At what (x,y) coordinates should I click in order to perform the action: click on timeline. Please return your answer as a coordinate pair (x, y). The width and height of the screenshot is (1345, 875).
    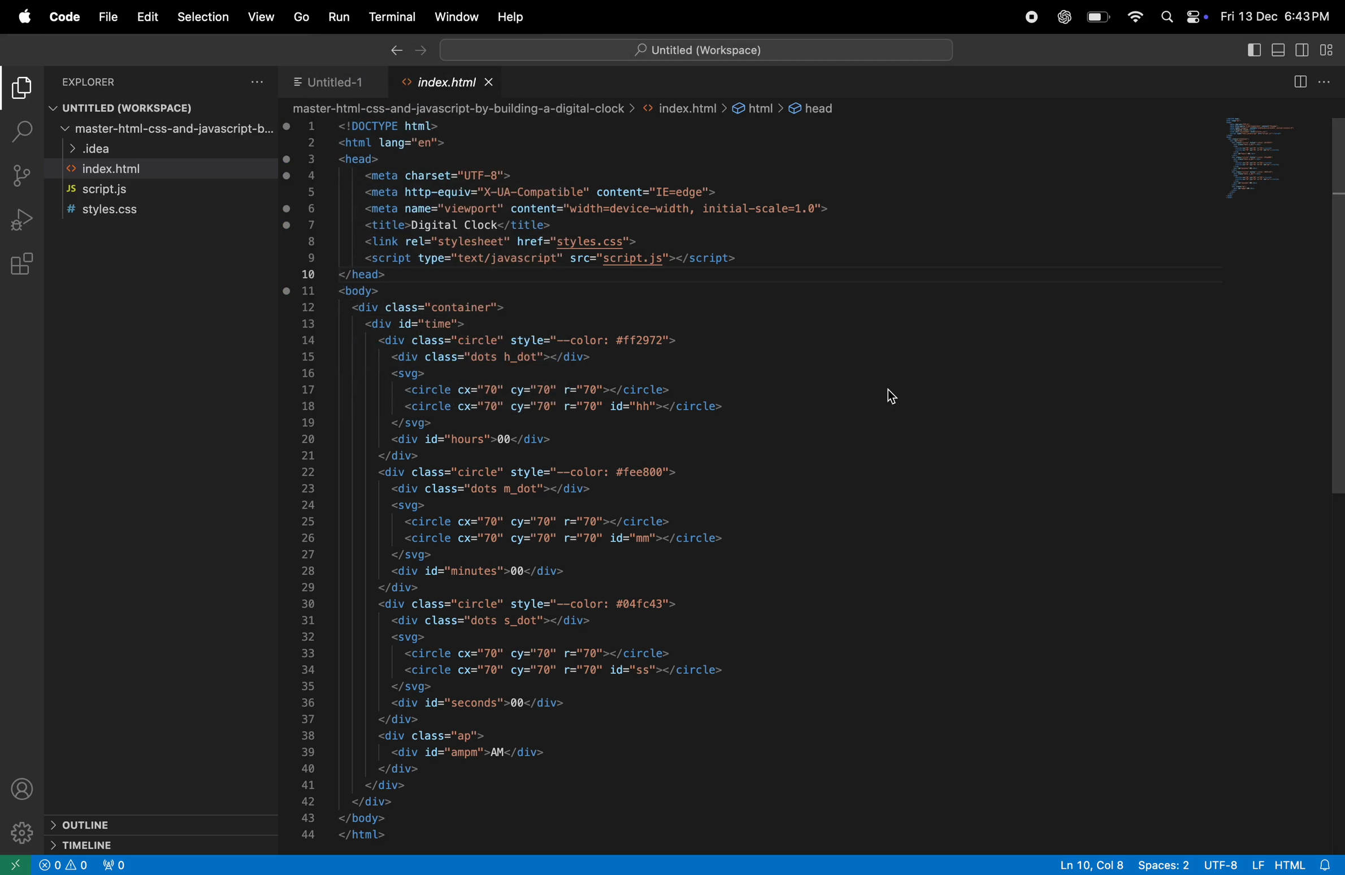
    Looking at the image, I should click on (136, 844).